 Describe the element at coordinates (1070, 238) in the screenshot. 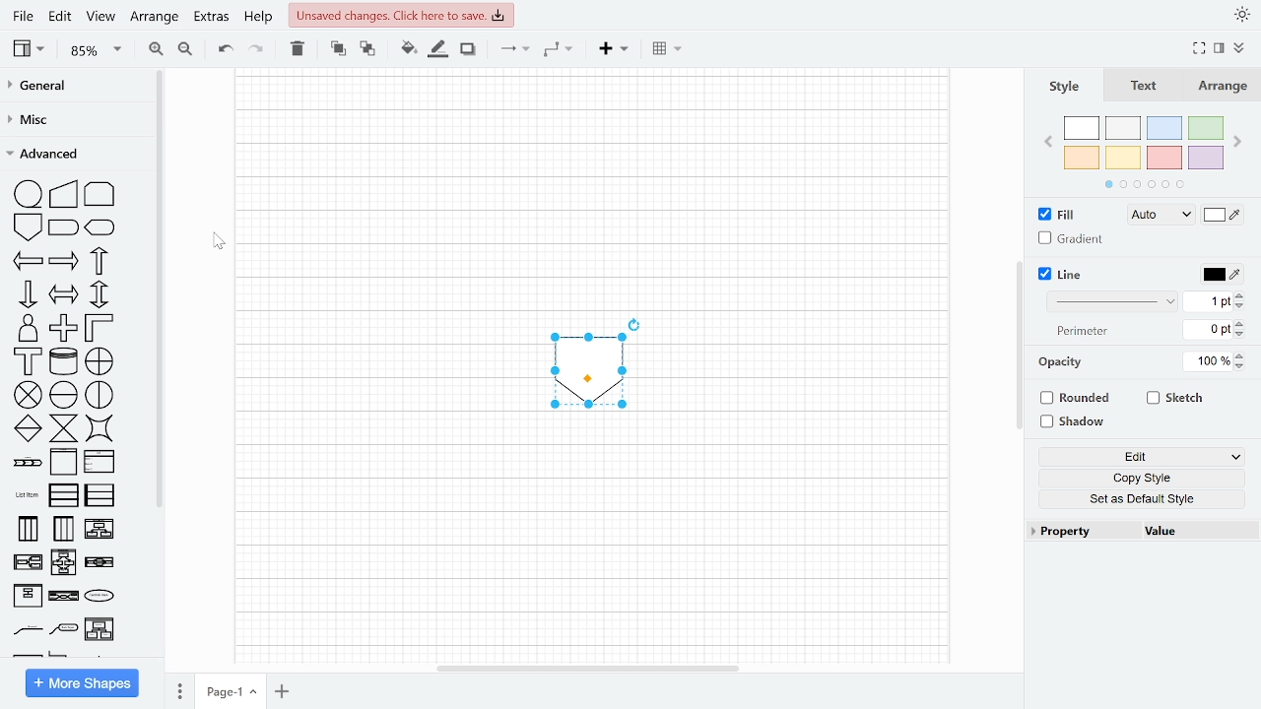

I see `Gradient` at that location.